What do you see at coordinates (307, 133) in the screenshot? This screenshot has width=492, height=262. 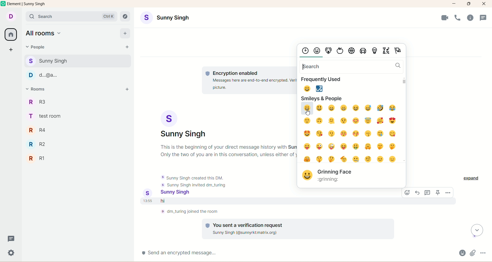 I see `Star struck` at bounding box center [307, 133].